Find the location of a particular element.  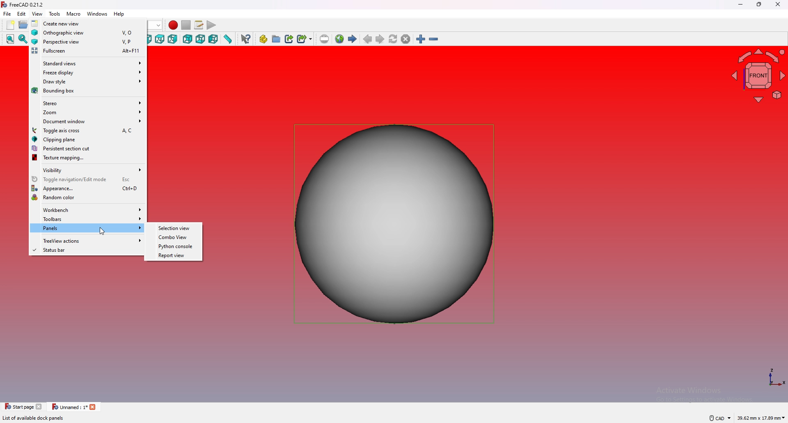

report view is located at coordinates (175, 255).